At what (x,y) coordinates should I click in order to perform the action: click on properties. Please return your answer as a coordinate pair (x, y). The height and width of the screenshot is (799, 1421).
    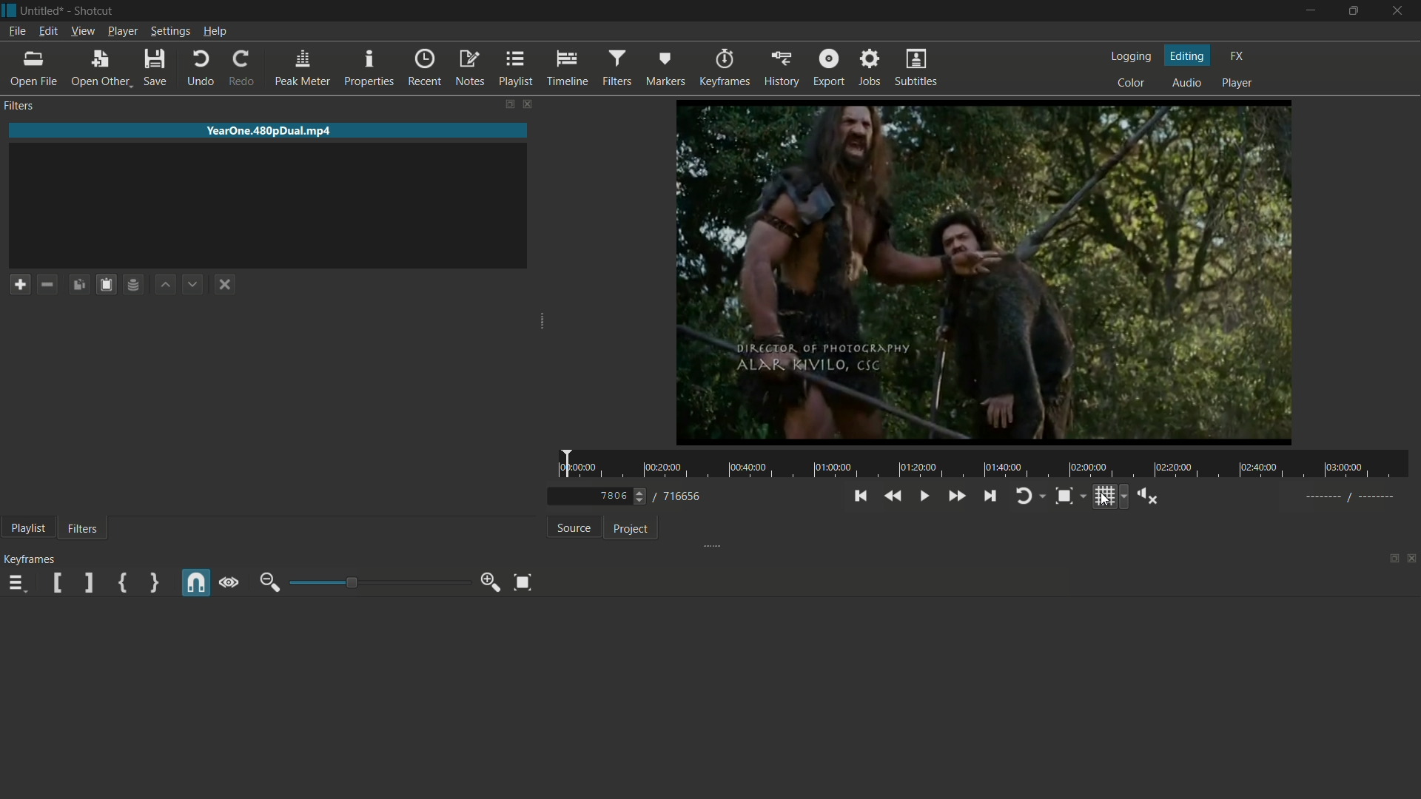
    Looking at the image, I should click on (369, 67).